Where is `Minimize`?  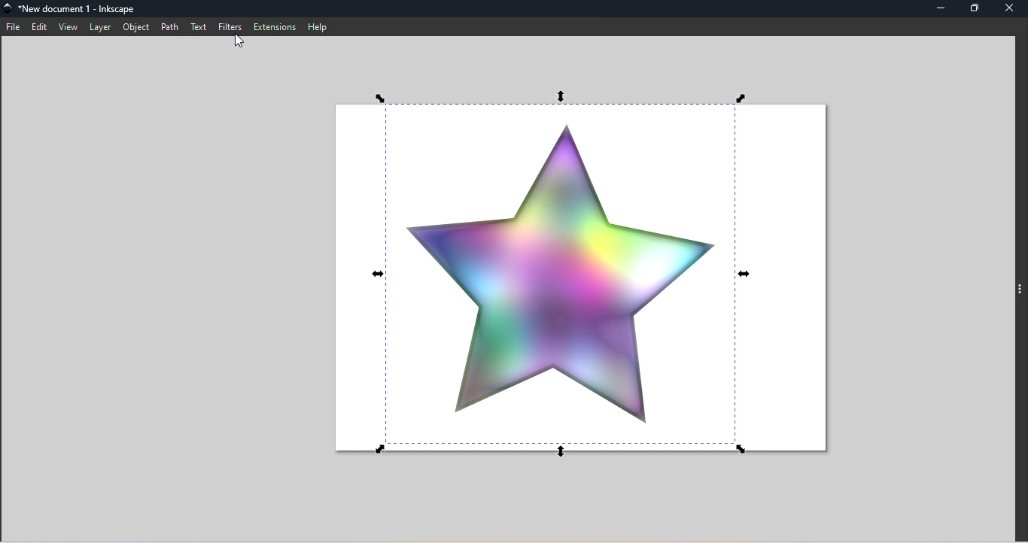
Minimize is located at coordinates (942, 9).